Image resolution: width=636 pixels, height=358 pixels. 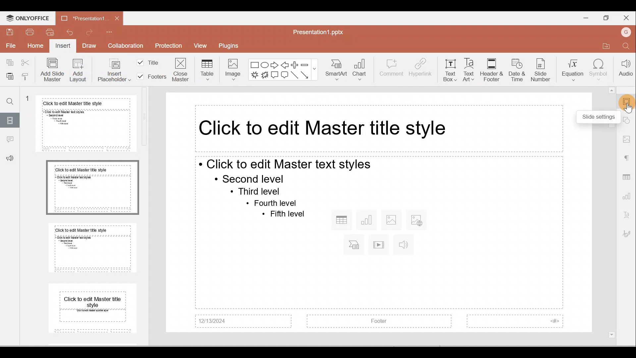 What do you see at coordinates (50, 32) in the screenshot?
I see `Quick print` at bounding box center [50, 32].